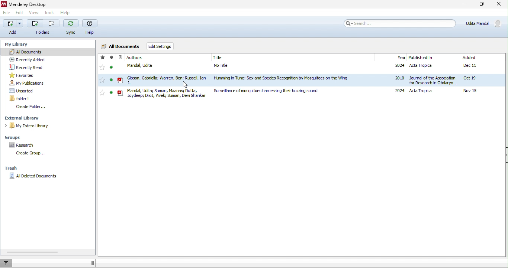  I want to click on help, so click(66, 13).